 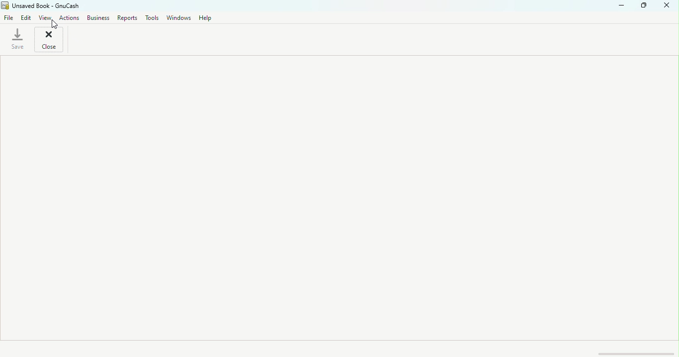 I want to click on Actions, so click(x=72, y=20).